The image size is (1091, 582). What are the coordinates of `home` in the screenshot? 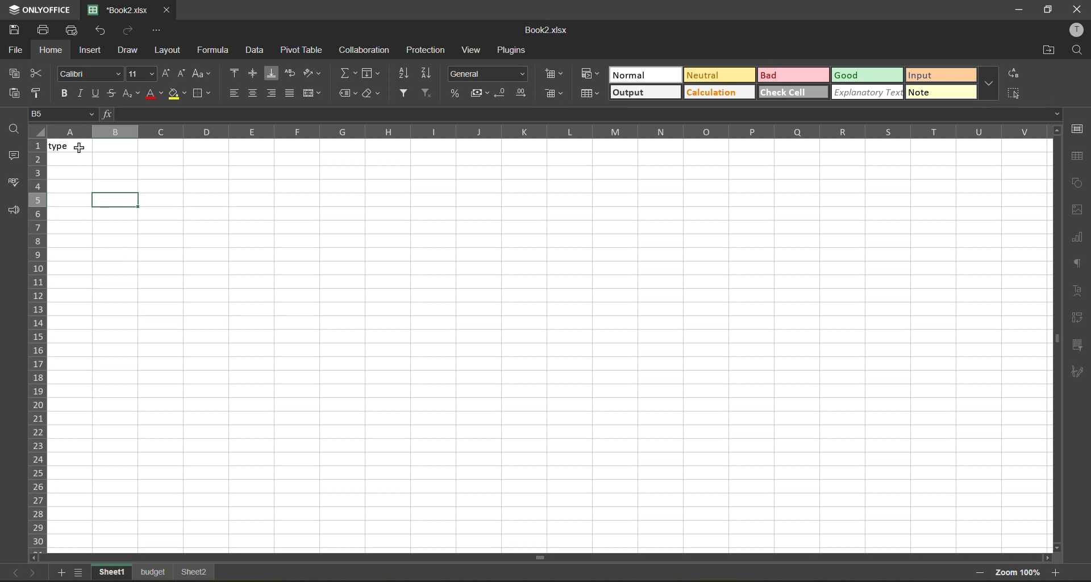 It's located at (53, 49).